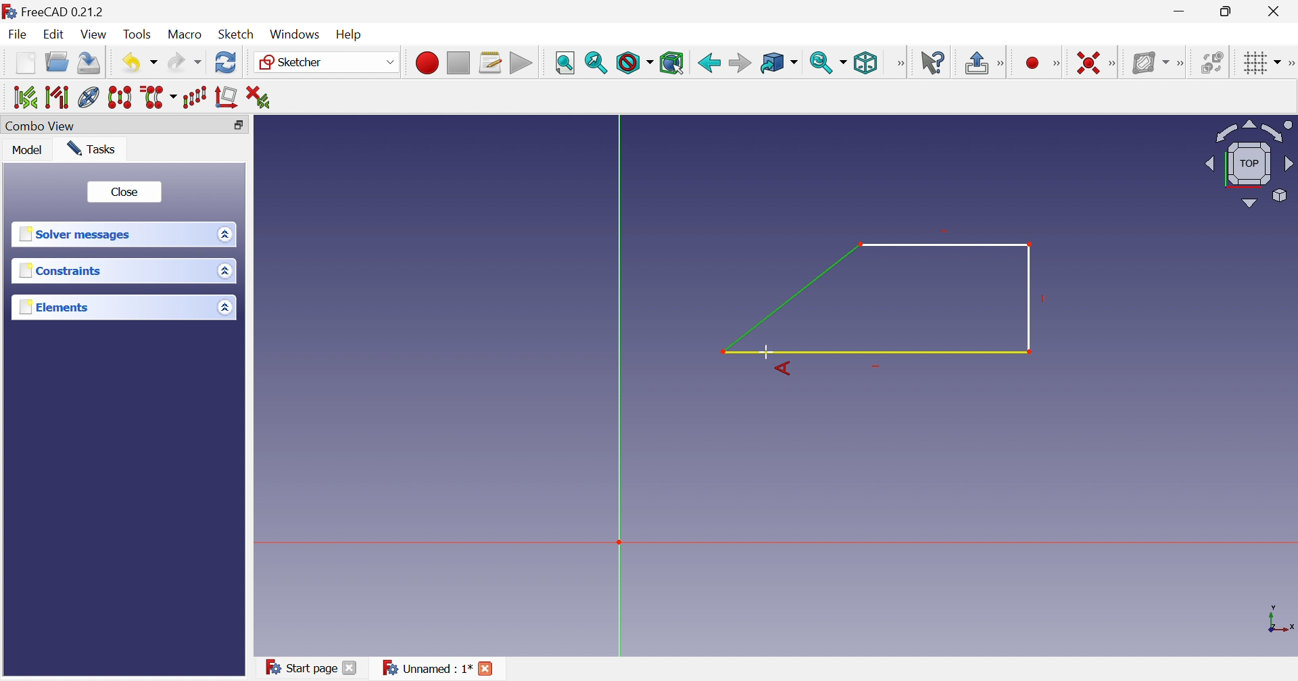  What do you see at coordinates (56, 97) in the screenshot?
I see `Select associated geometry` at bounding box center [56, 97].